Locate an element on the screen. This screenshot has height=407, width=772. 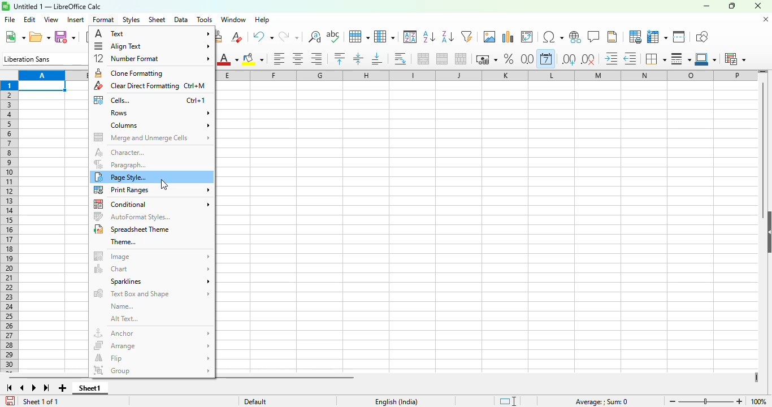
arrange is located at coordinates (152, 345).